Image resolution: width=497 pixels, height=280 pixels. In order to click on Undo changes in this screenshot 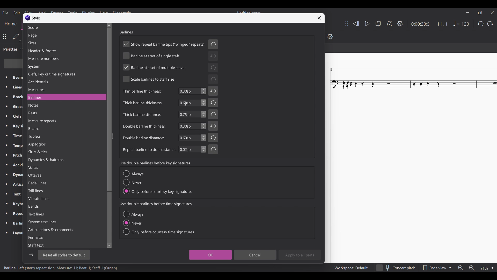, I will do `click(213, 96)`.